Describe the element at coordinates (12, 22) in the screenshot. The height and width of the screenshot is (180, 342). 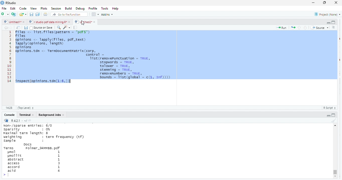
I see `untitled1` at that location.